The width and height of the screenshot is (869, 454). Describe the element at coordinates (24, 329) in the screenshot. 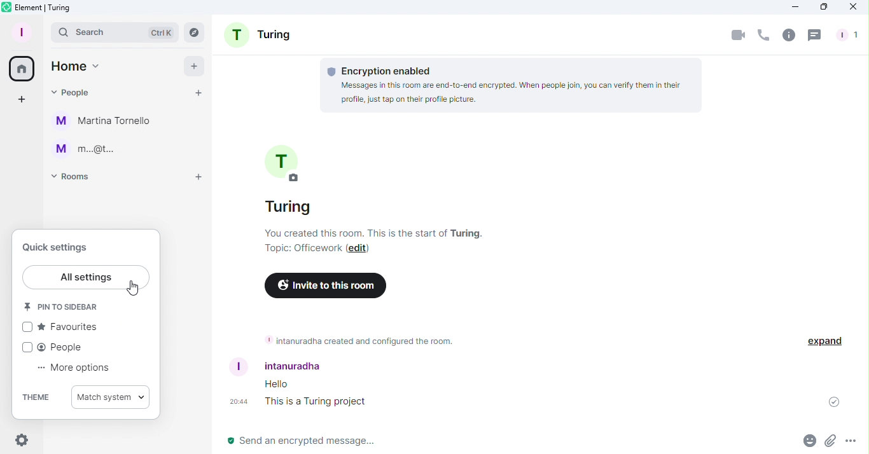

I see `checkbox` at that location.